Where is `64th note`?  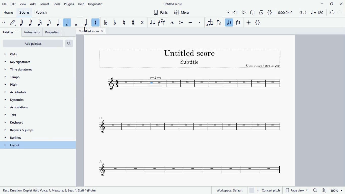
64th note is located at coordinates (23, 23).